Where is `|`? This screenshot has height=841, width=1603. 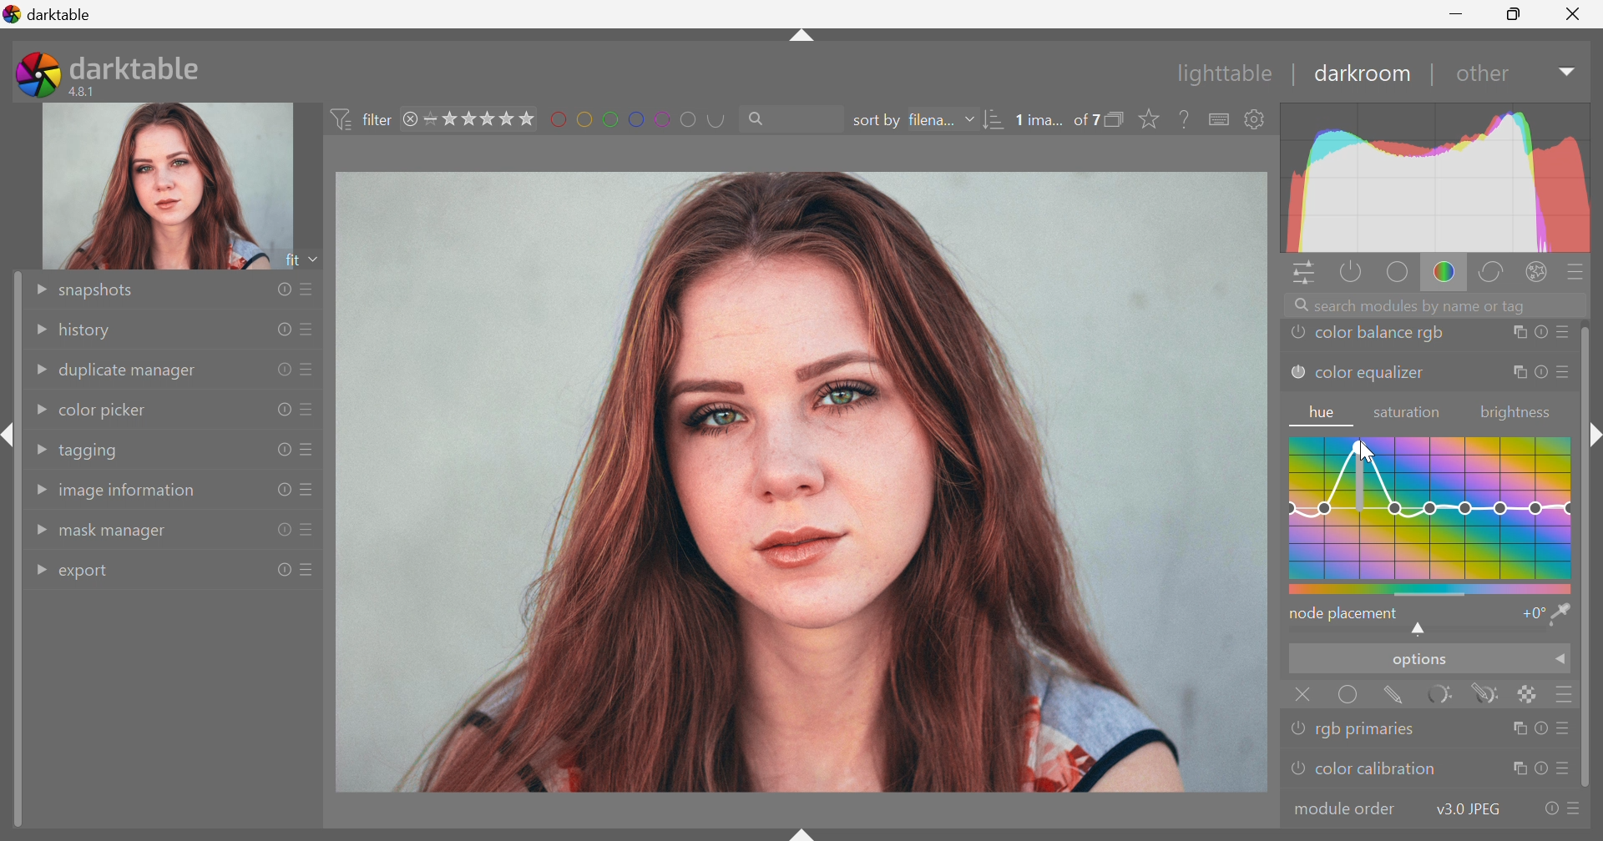
| is located at coordinates (1431, 74).